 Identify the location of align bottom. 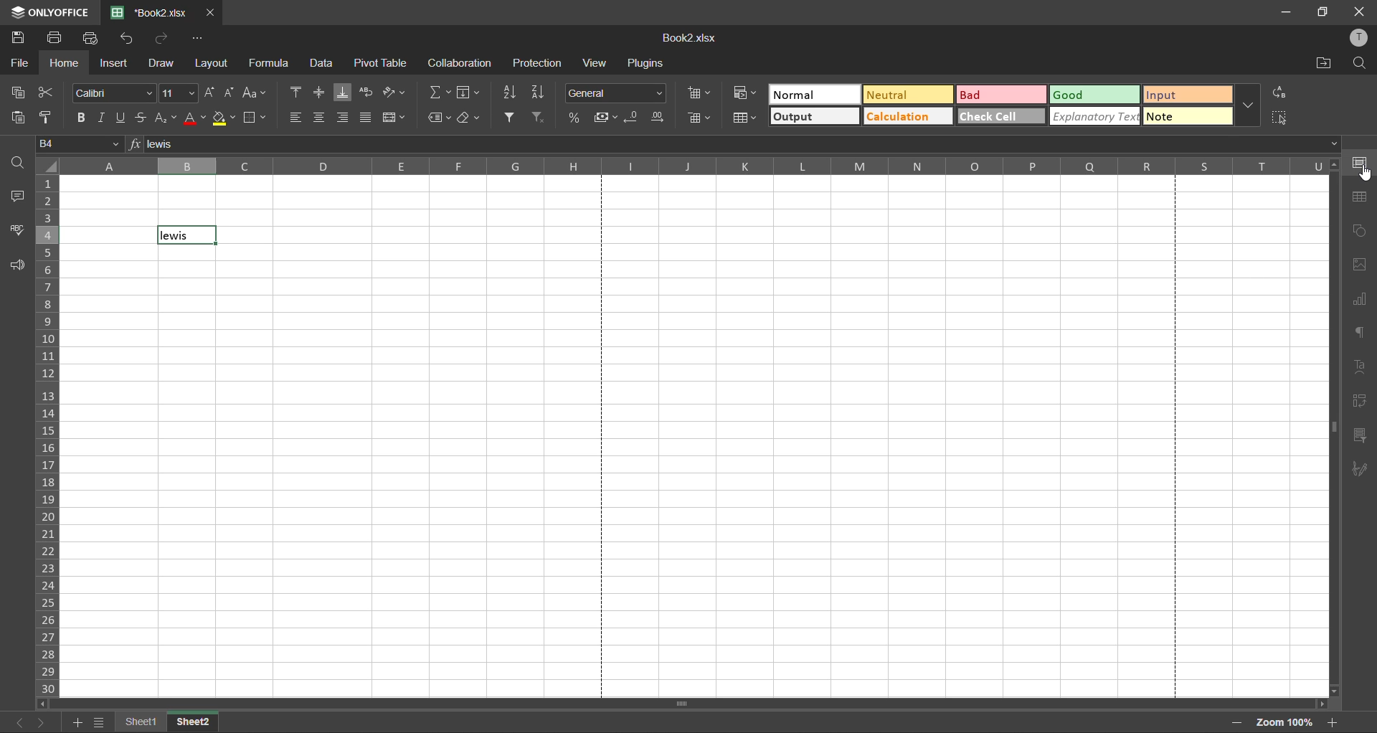
(343, 94).